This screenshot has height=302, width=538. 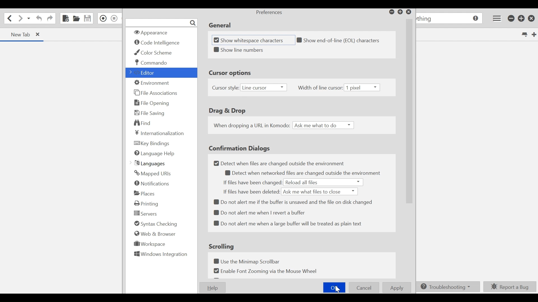 I want to click on Detect when files are changed outside the environment, so click(x=275, y=163).